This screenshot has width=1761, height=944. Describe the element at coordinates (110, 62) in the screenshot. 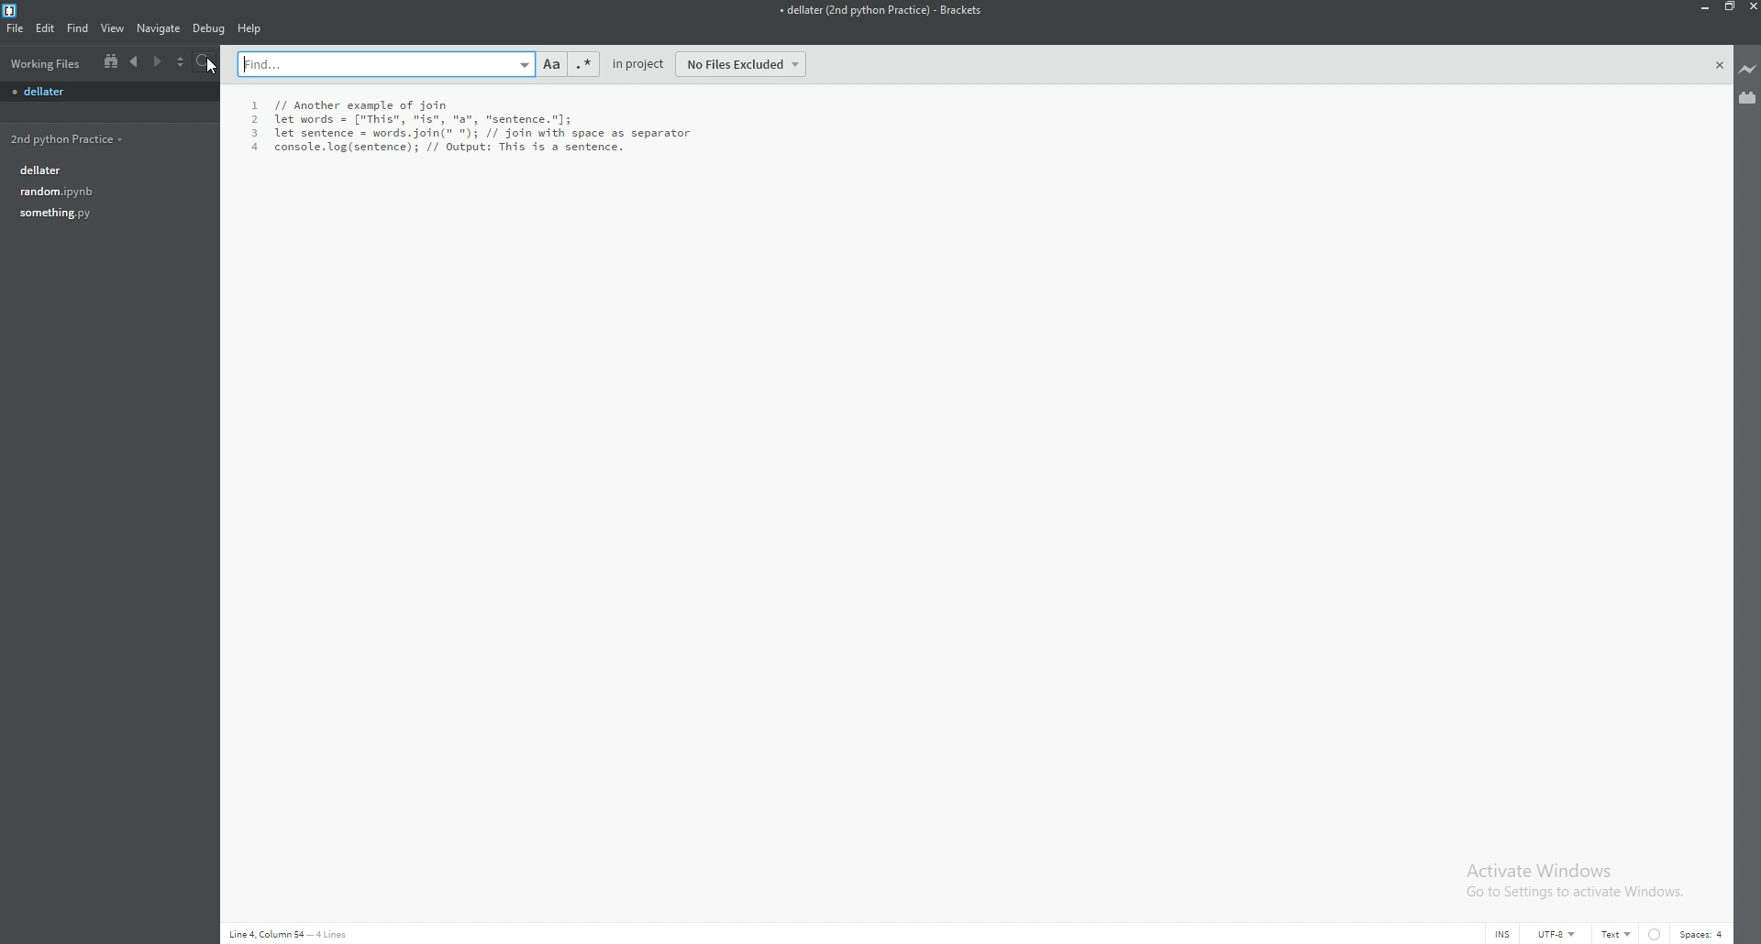

I see `split view` at that location.